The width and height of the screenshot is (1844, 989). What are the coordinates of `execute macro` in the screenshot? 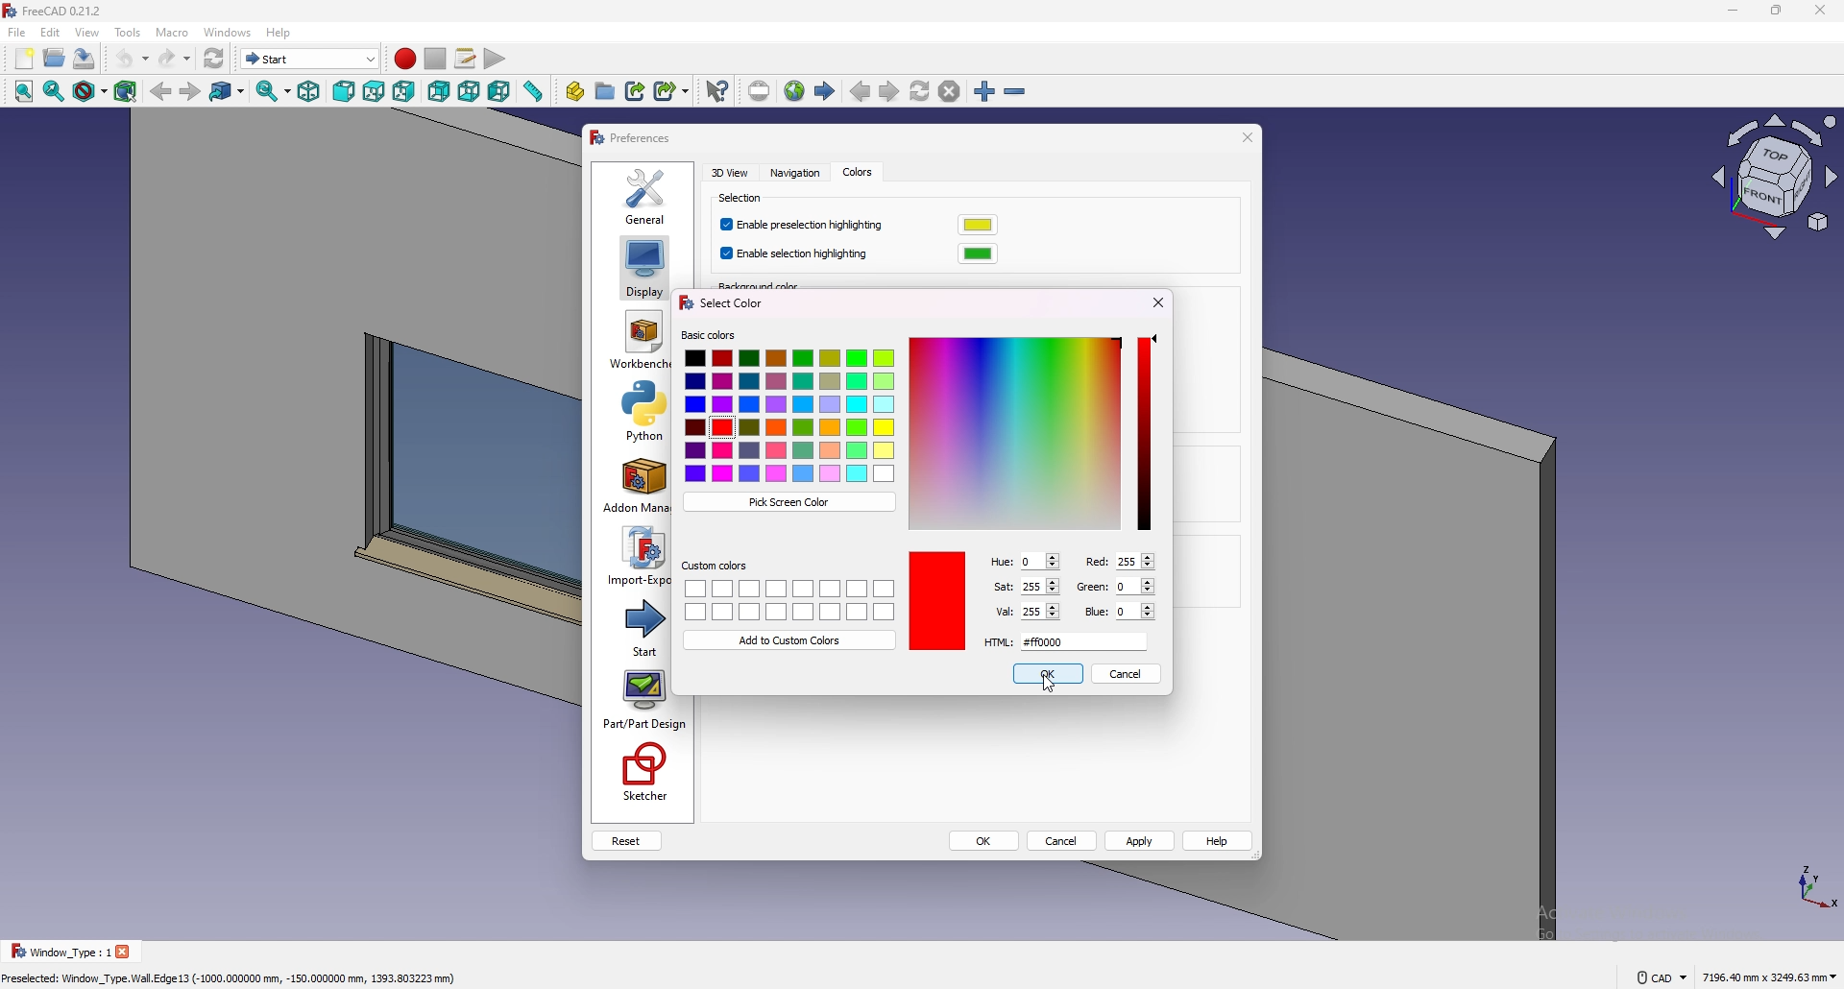 It's located at (494, 60).